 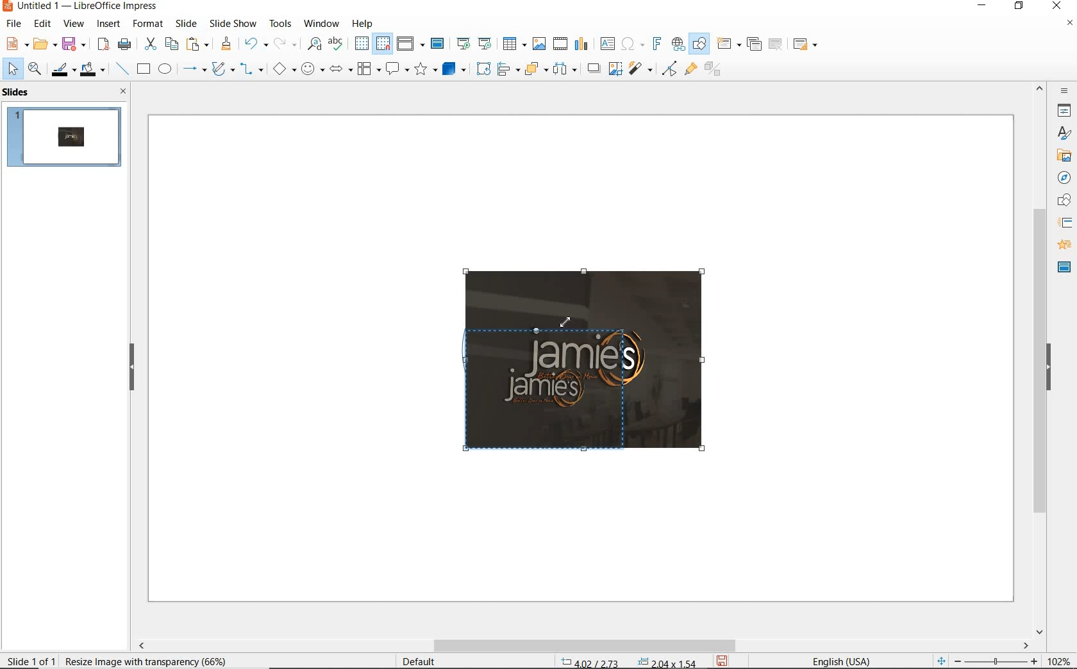 What do you see at coordinates (642, 67) in the screenshot?
I see `filter` at bounding box center [642, 67].